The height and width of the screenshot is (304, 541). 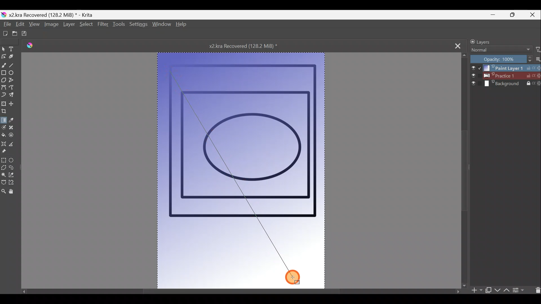 I want to click on Open existing document, so click(x=12, y=34).